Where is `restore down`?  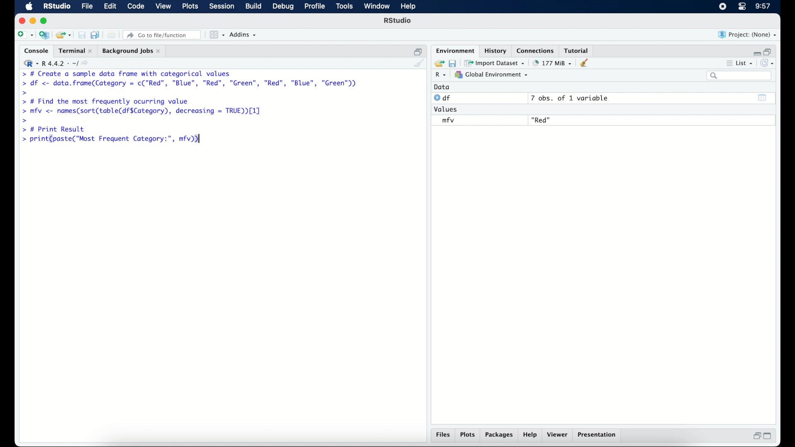
restore down is located at coordinates (756, 436).